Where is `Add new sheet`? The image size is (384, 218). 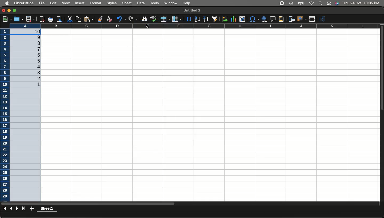
Add new sheet is located at coordinates (32, 209).